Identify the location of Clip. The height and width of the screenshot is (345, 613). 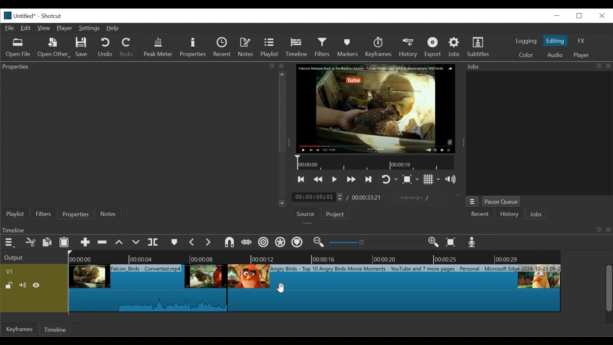
(149, 288).